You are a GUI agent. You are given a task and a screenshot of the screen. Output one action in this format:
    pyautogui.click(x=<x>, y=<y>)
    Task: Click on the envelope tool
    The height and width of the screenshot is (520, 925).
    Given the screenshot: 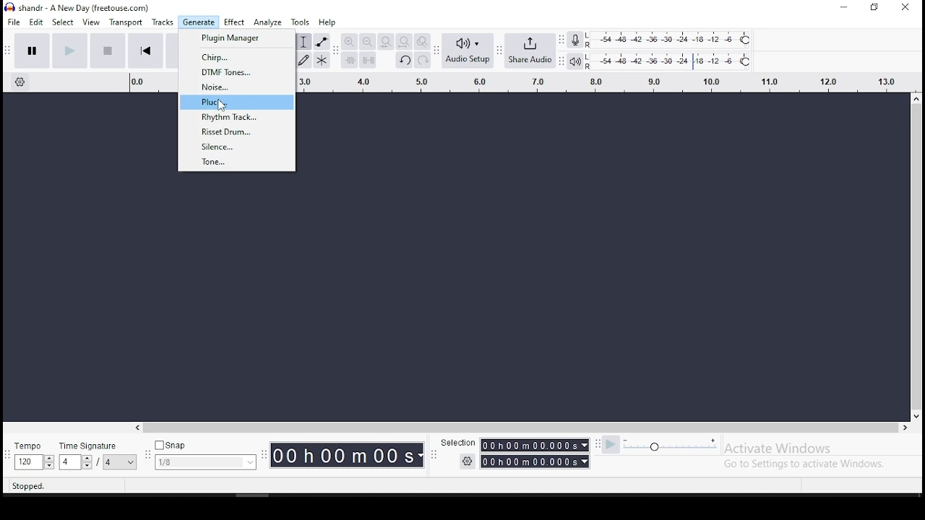 What is the action you would take?
    pyautogui.click(x=322, y=41)
    